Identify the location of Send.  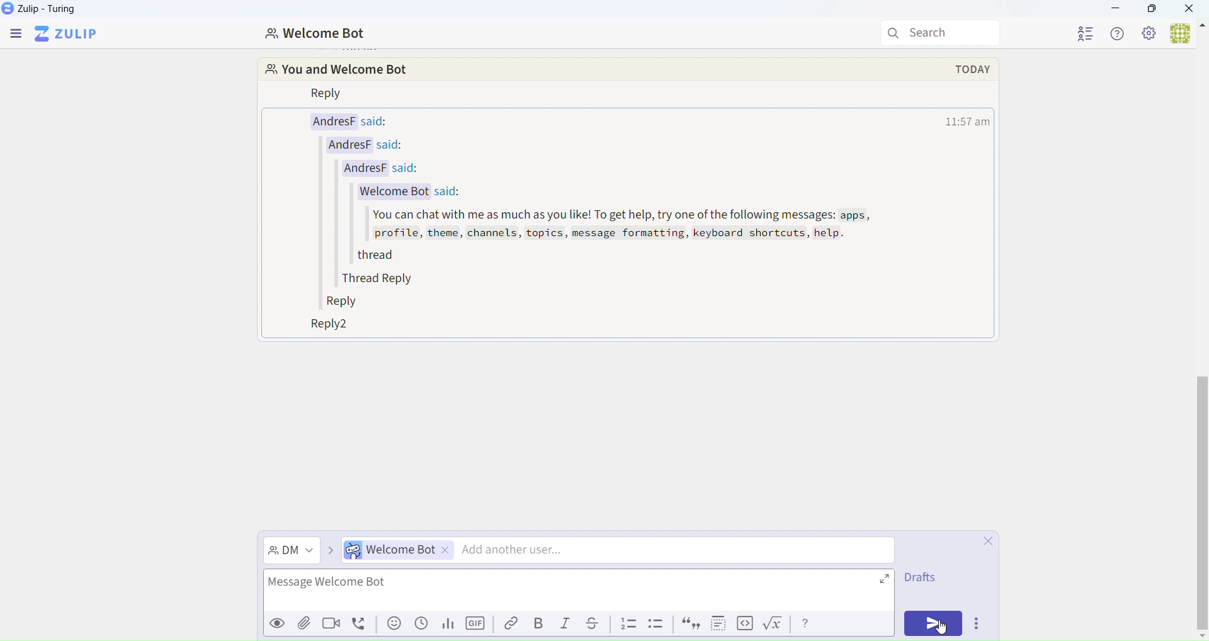
(932, 625).